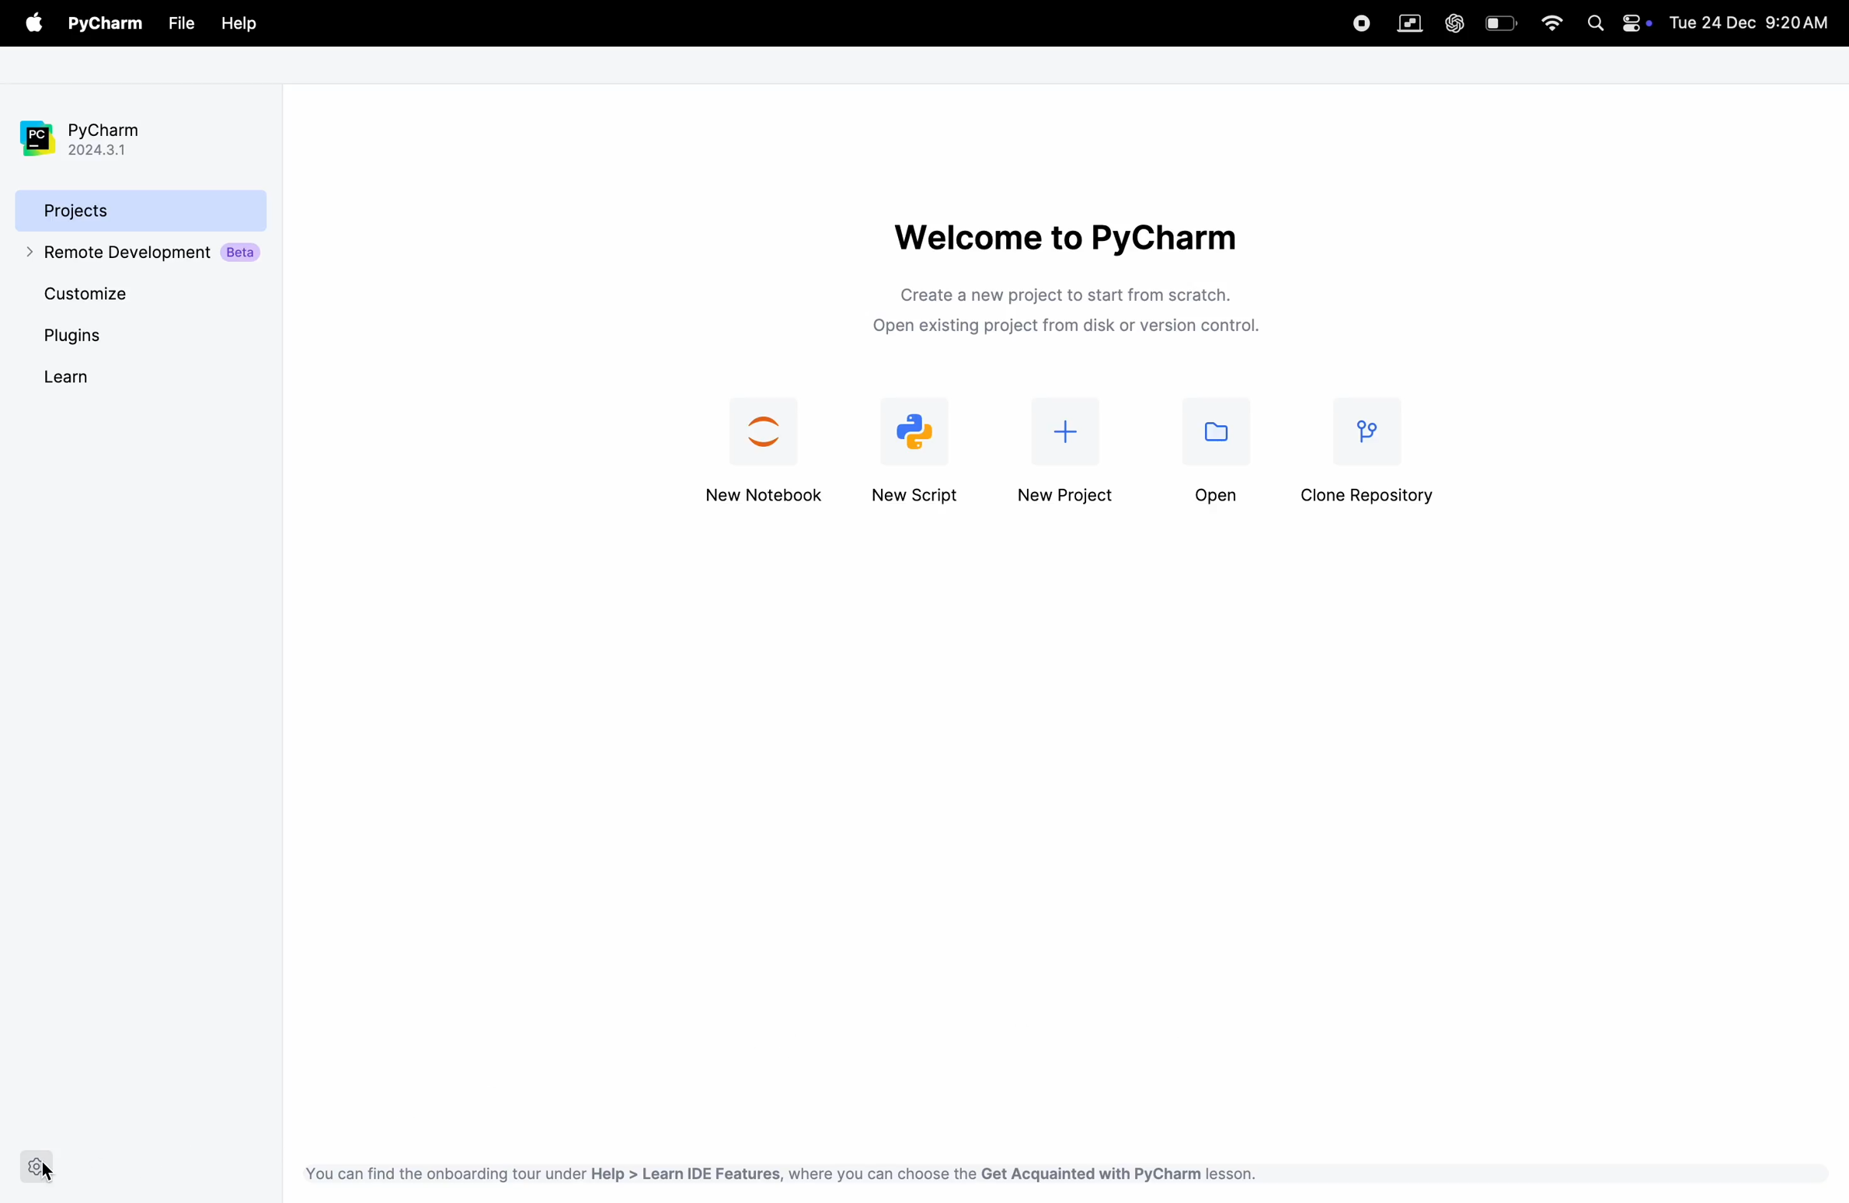  I want to click on jupyter , so click(767, 453).